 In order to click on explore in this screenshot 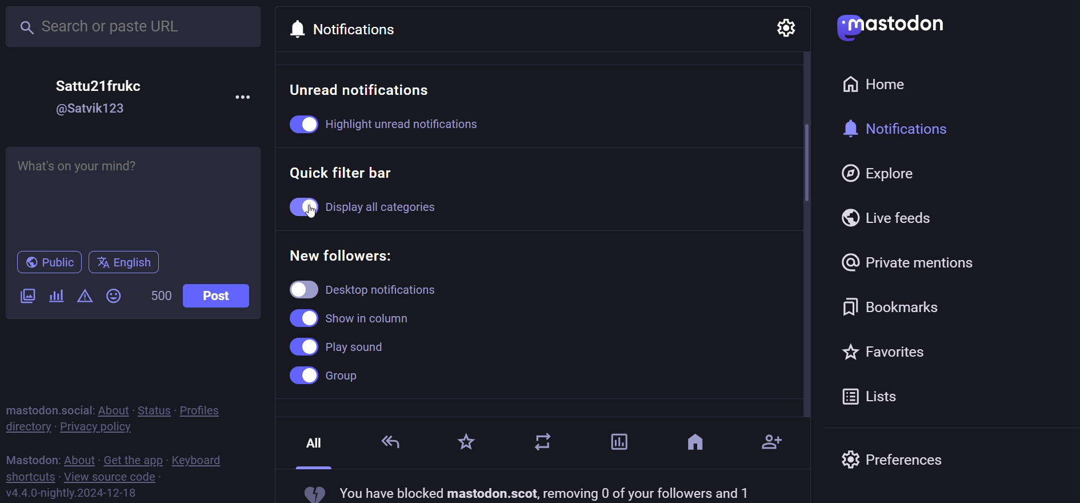, I will do `click(880, 174)`.